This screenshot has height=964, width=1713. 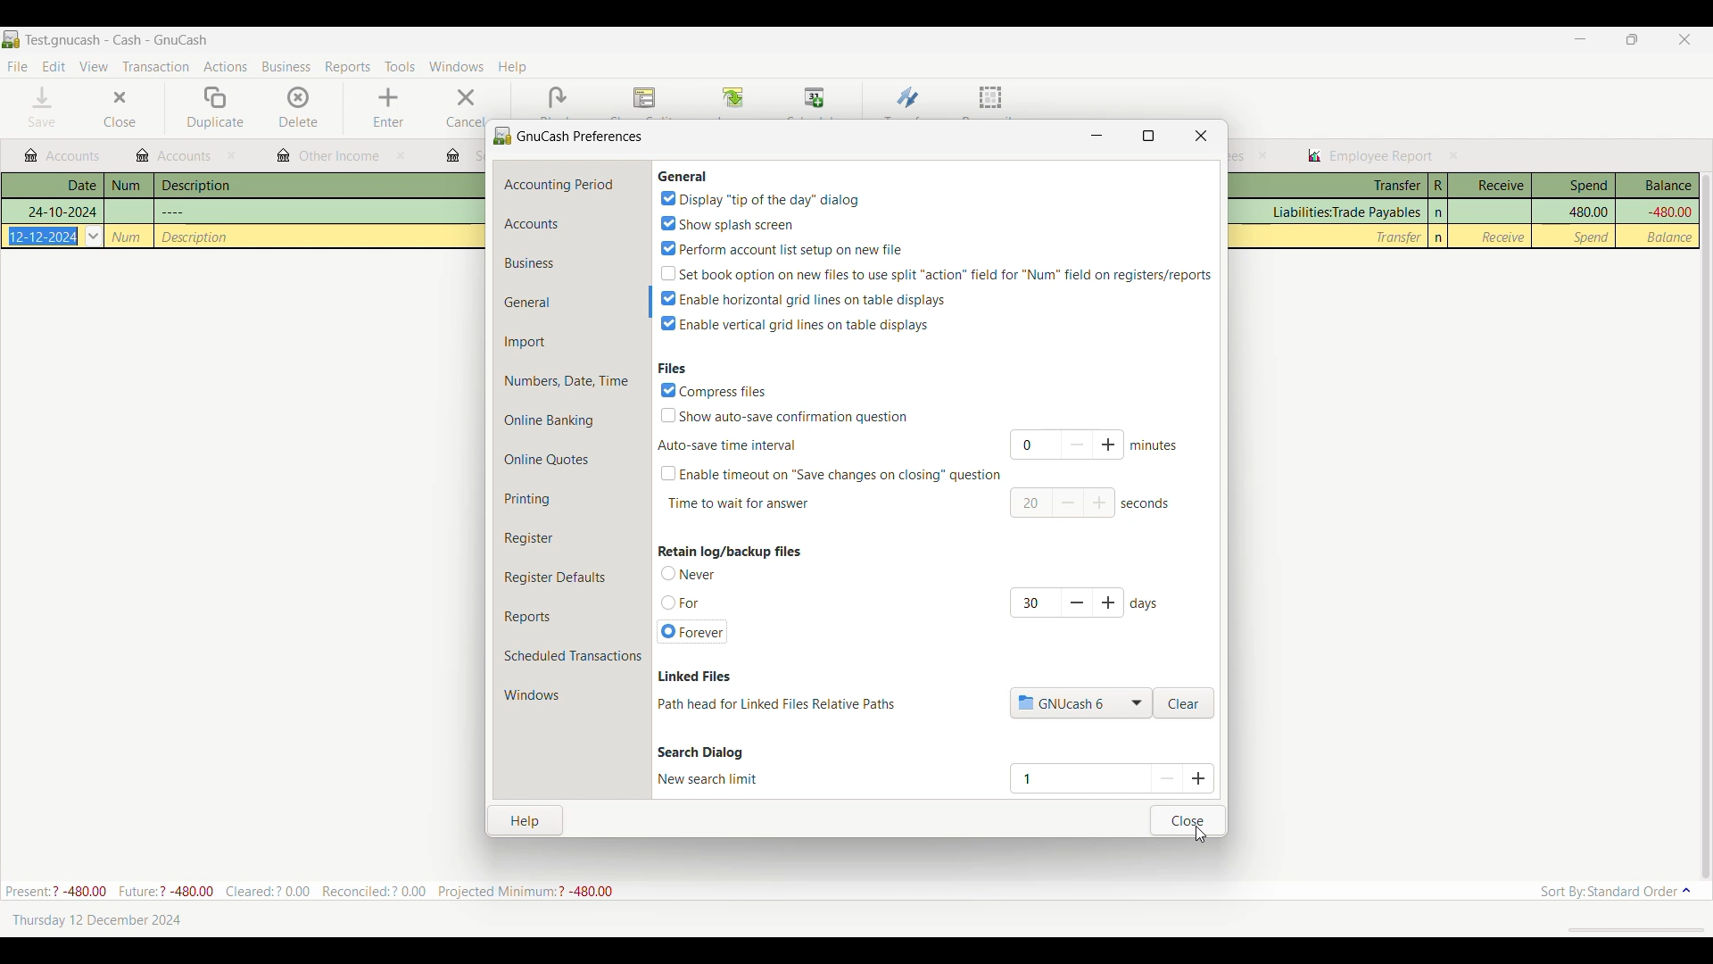 What do you see at coordinates (571, 262) in the screenshot?
I see `Business` at bounding box center [571, 262].